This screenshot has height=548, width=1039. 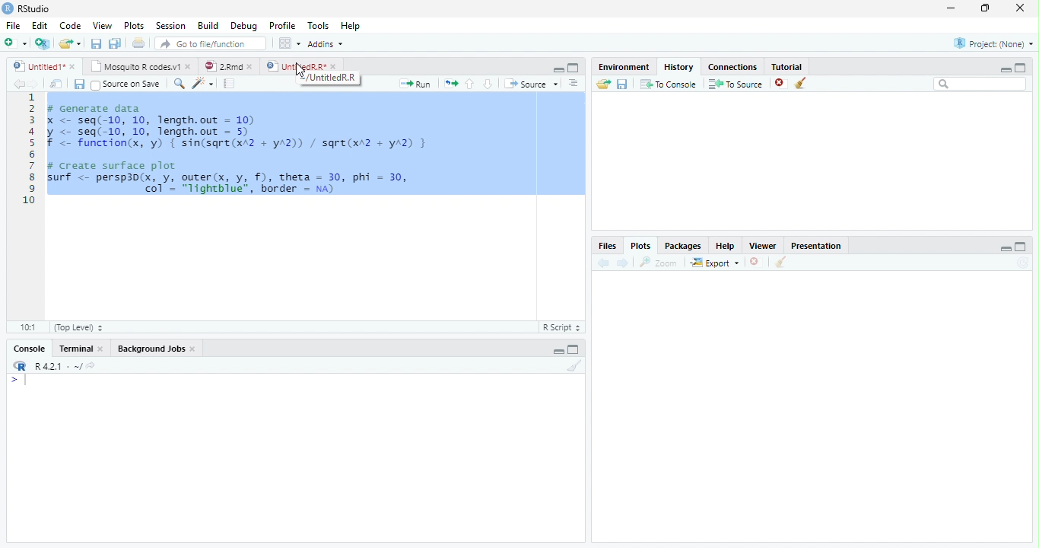 What do you see at coordinates (715, 263) in the screenshot?
I see `Export` at bounding box center [715, 263].